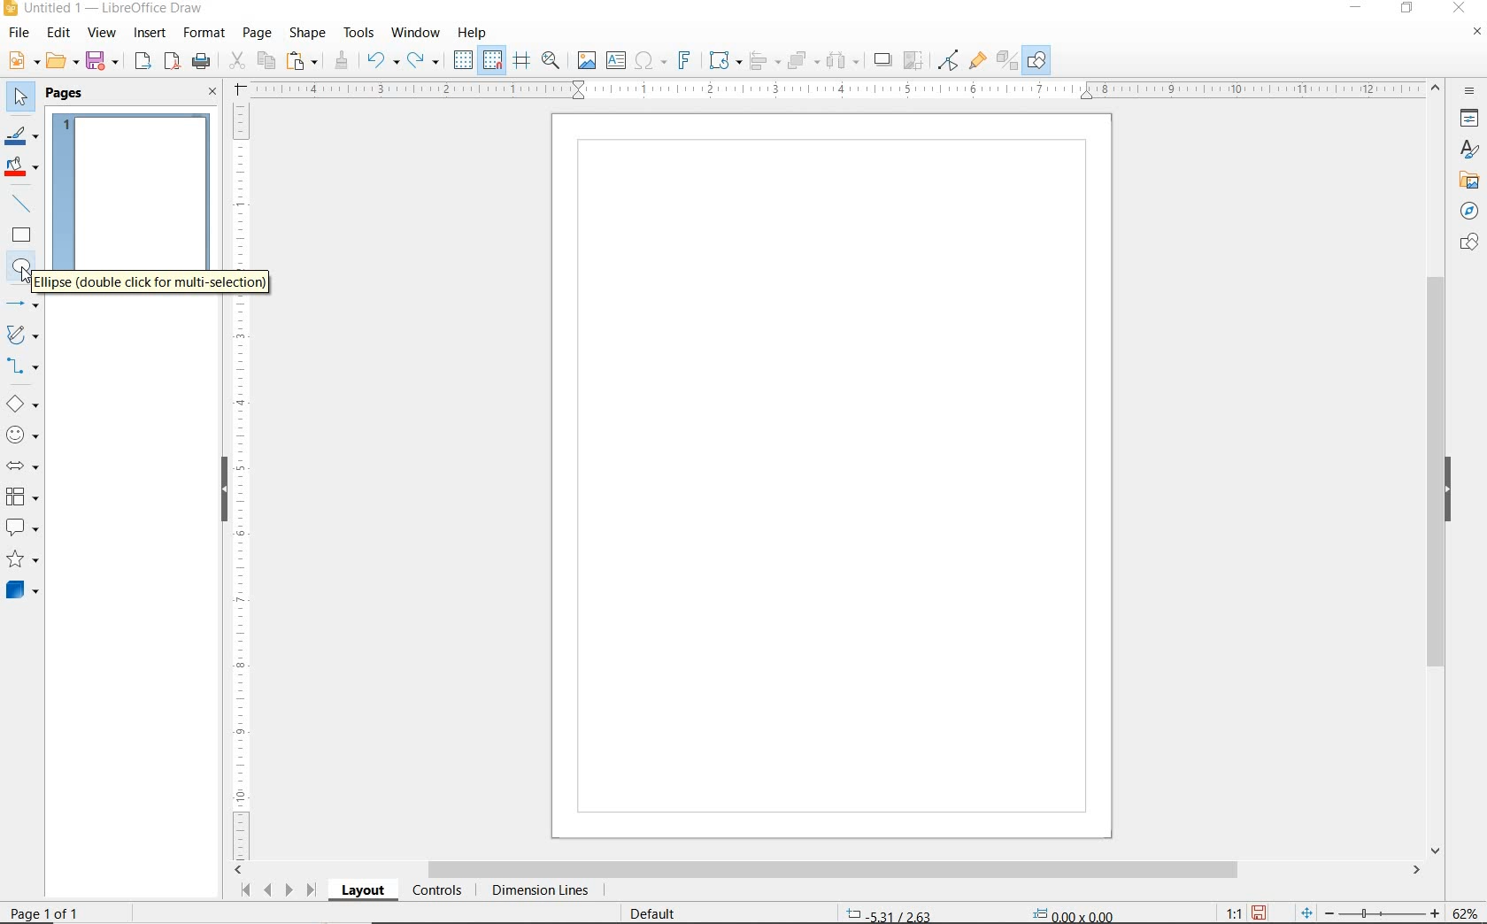 Image resolution: width=1487 pixels, height=924 pixels. What do you see at coordinates (23, 406) in the screenshot?
I see `BASIC SHAPES` at bounding box center [23, 406].